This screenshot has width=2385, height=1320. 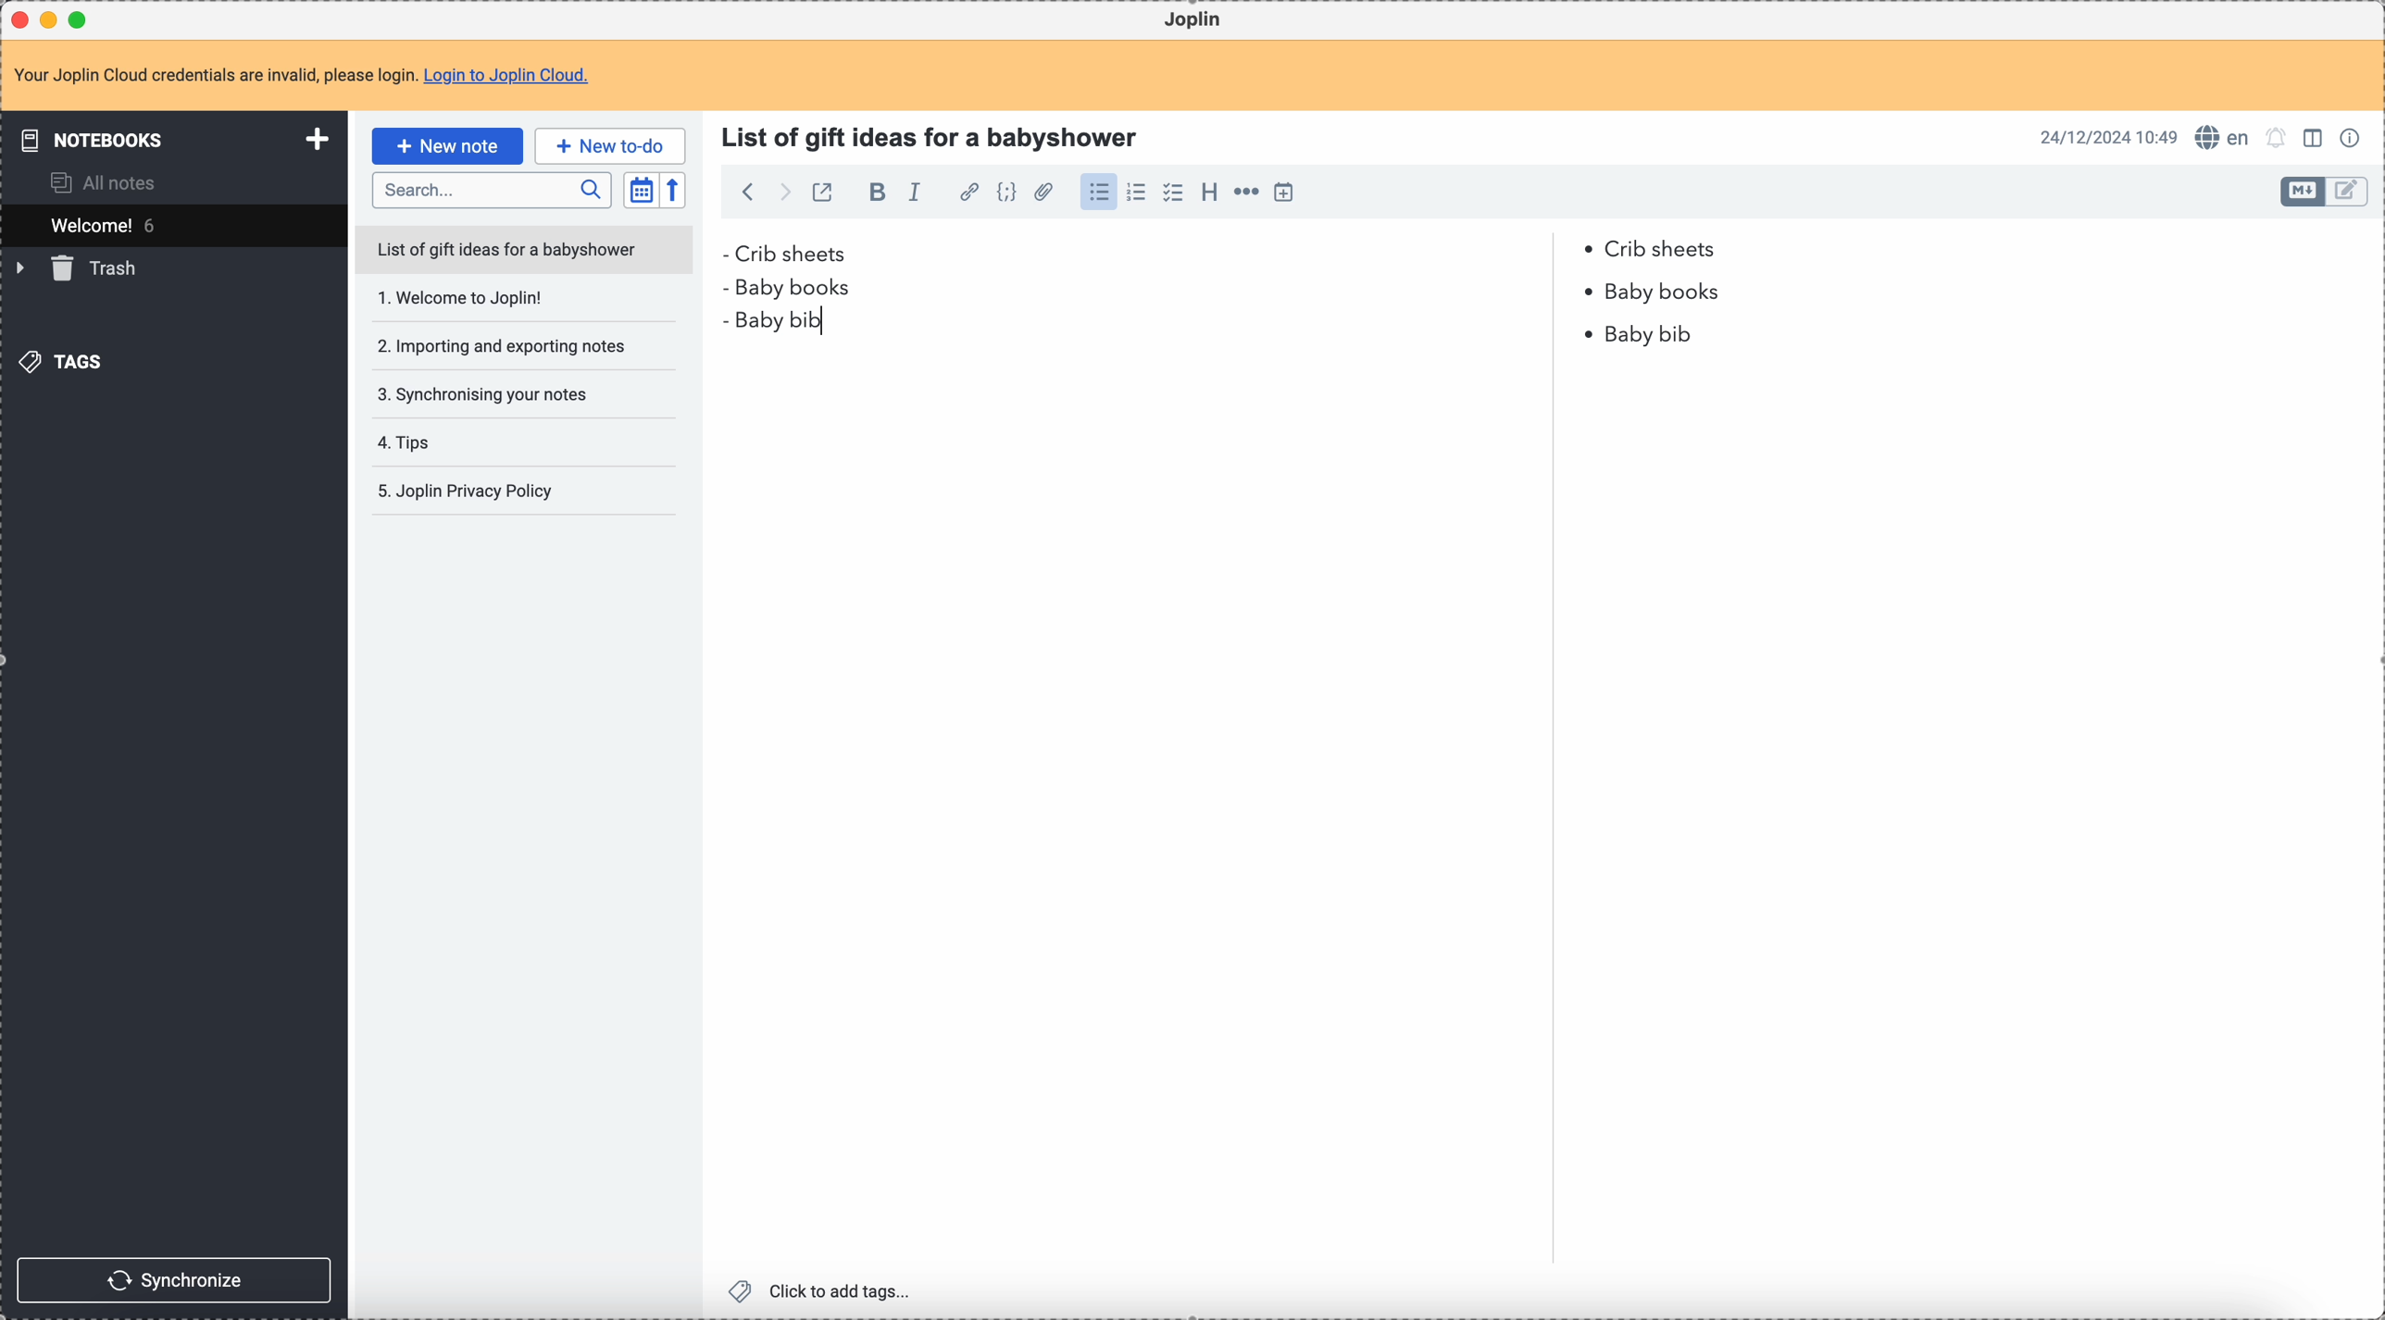 What do you see at coordinates (1668, 293) in the screenshot?
I see `baby books` at bounding box center [1668, 293].